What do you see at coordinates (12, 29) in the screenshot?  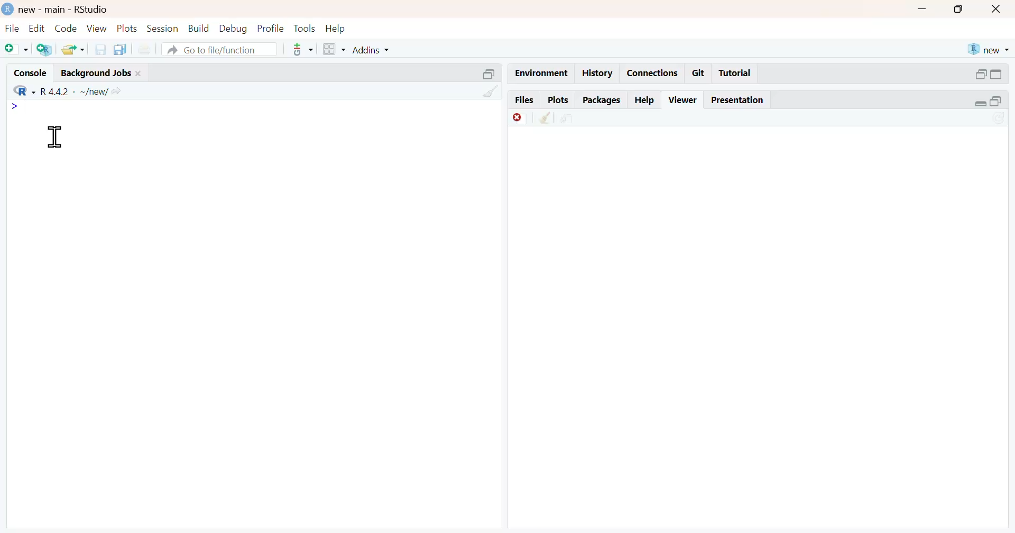 I see `file` at bounding box center [12, 29].